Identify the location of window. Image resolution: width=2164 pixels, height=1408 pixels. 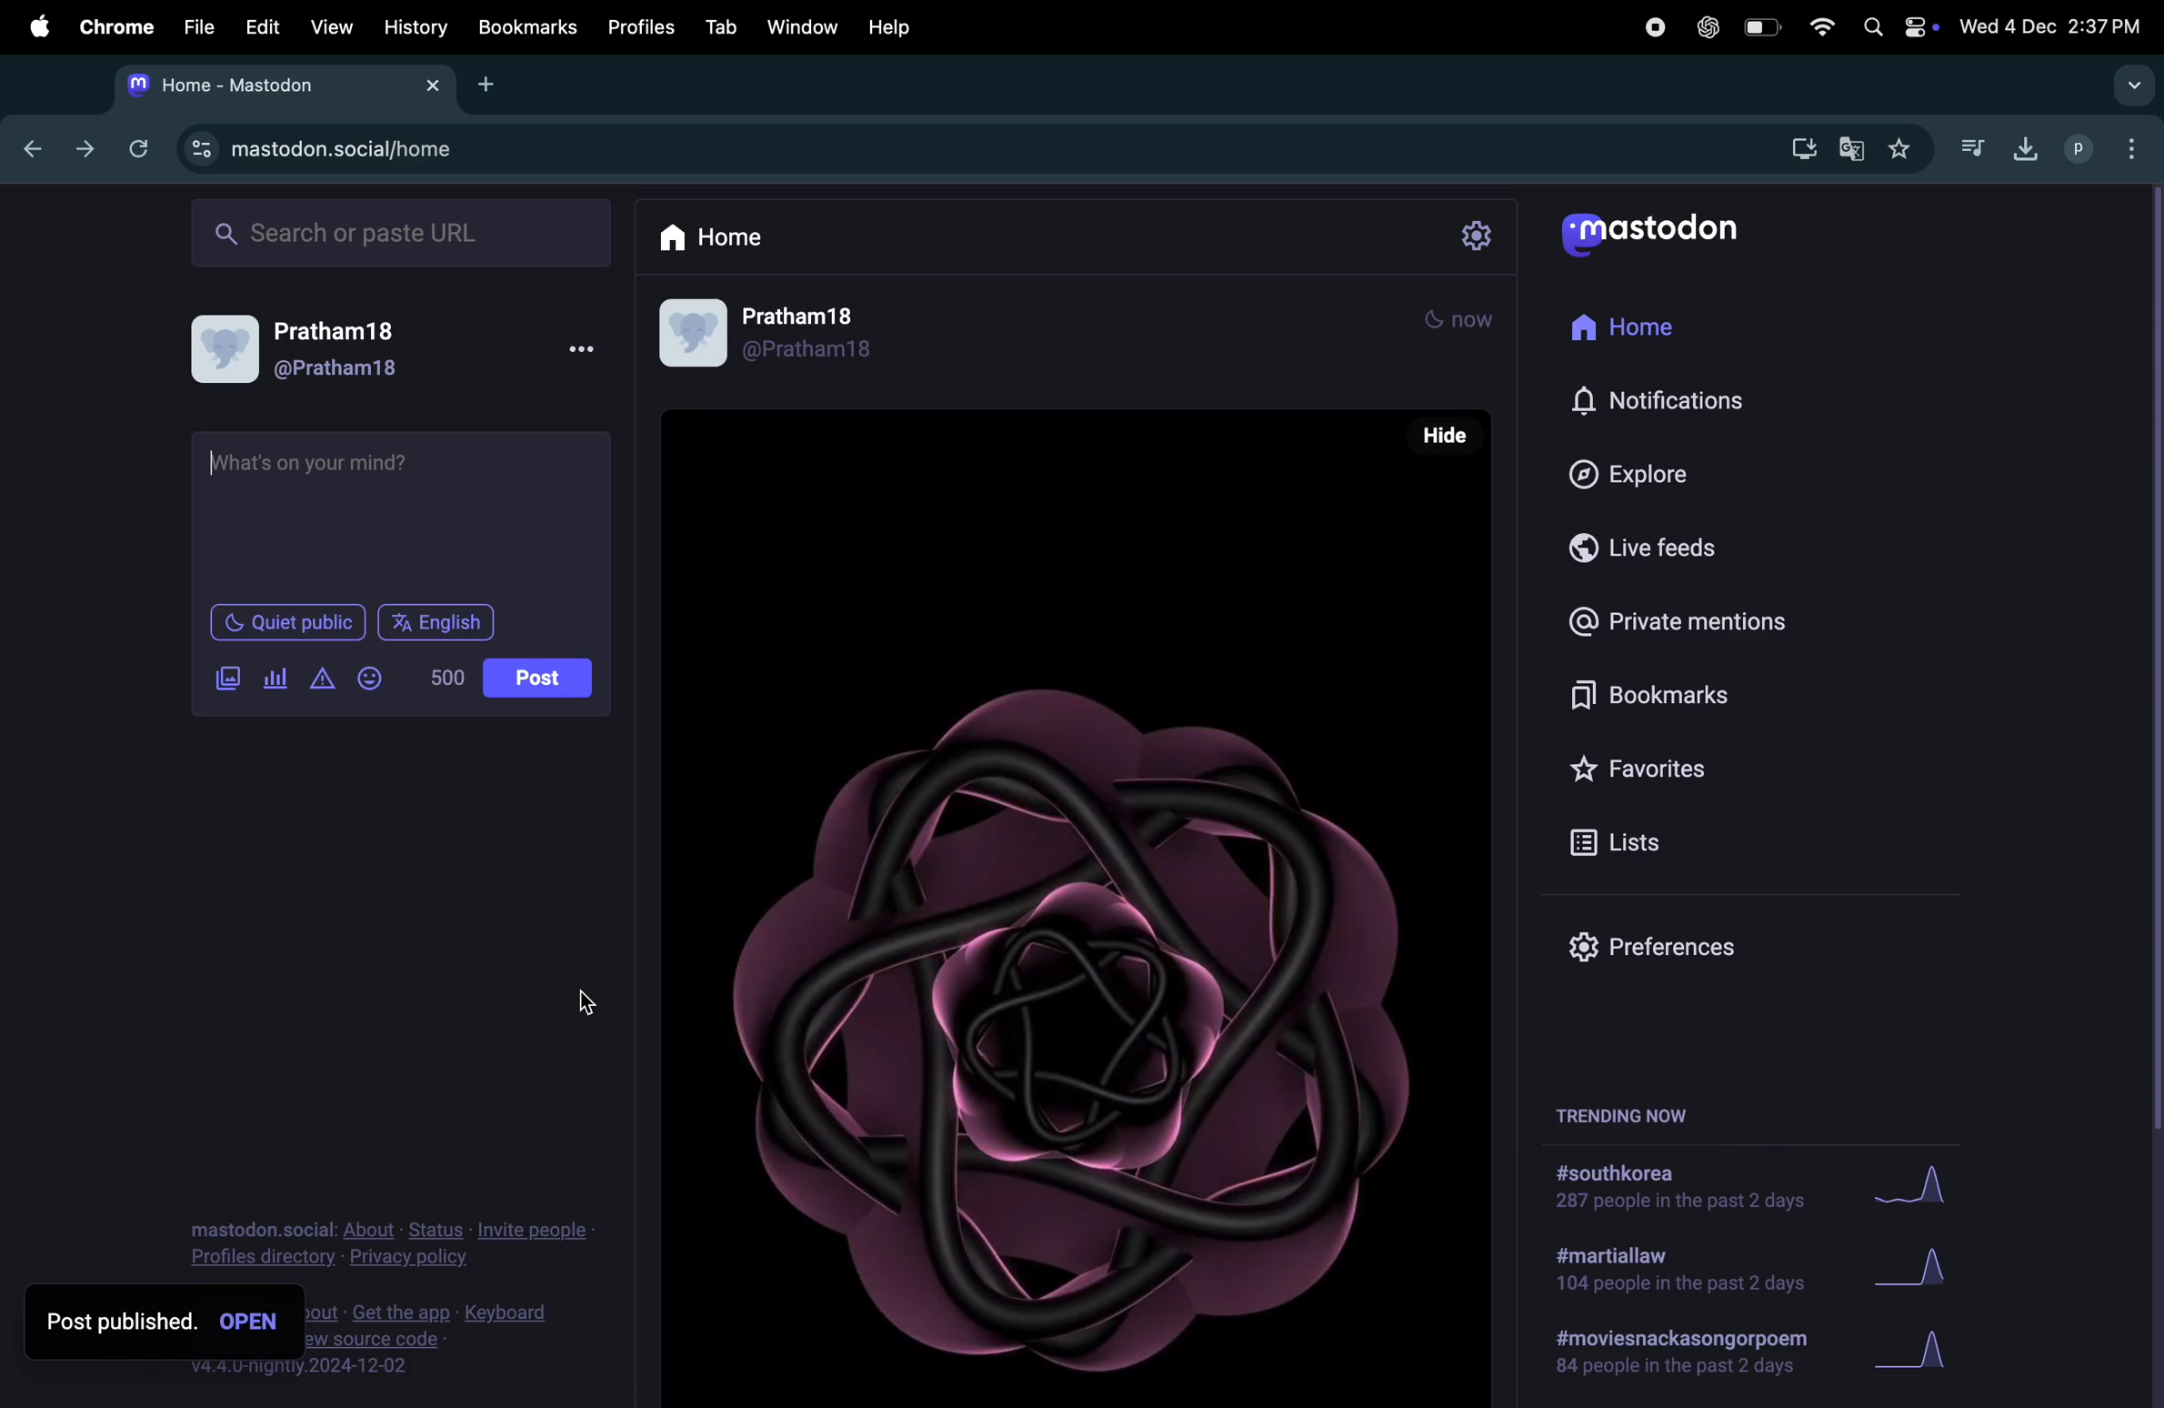
(804, 25).